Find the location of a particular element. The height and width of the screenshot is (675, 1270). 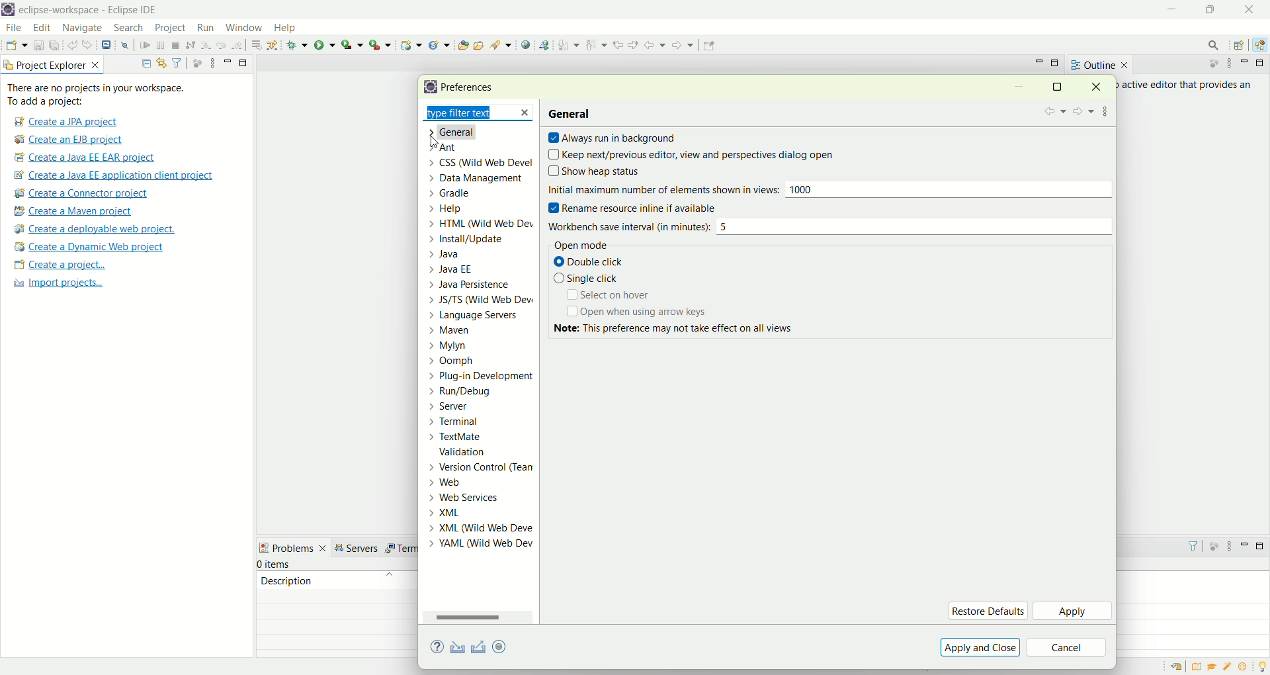

overview is located at coordinates (1199, 666).